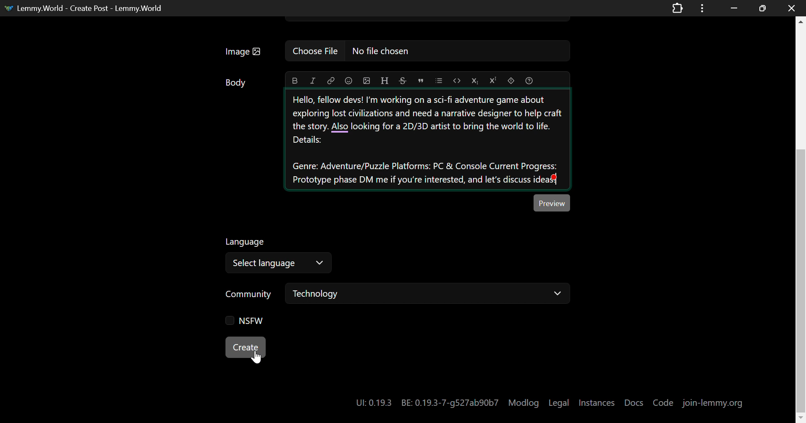 Image resolution: width=806 pixels, height=423 pixels. I want to click on Create, so click(245, 347).